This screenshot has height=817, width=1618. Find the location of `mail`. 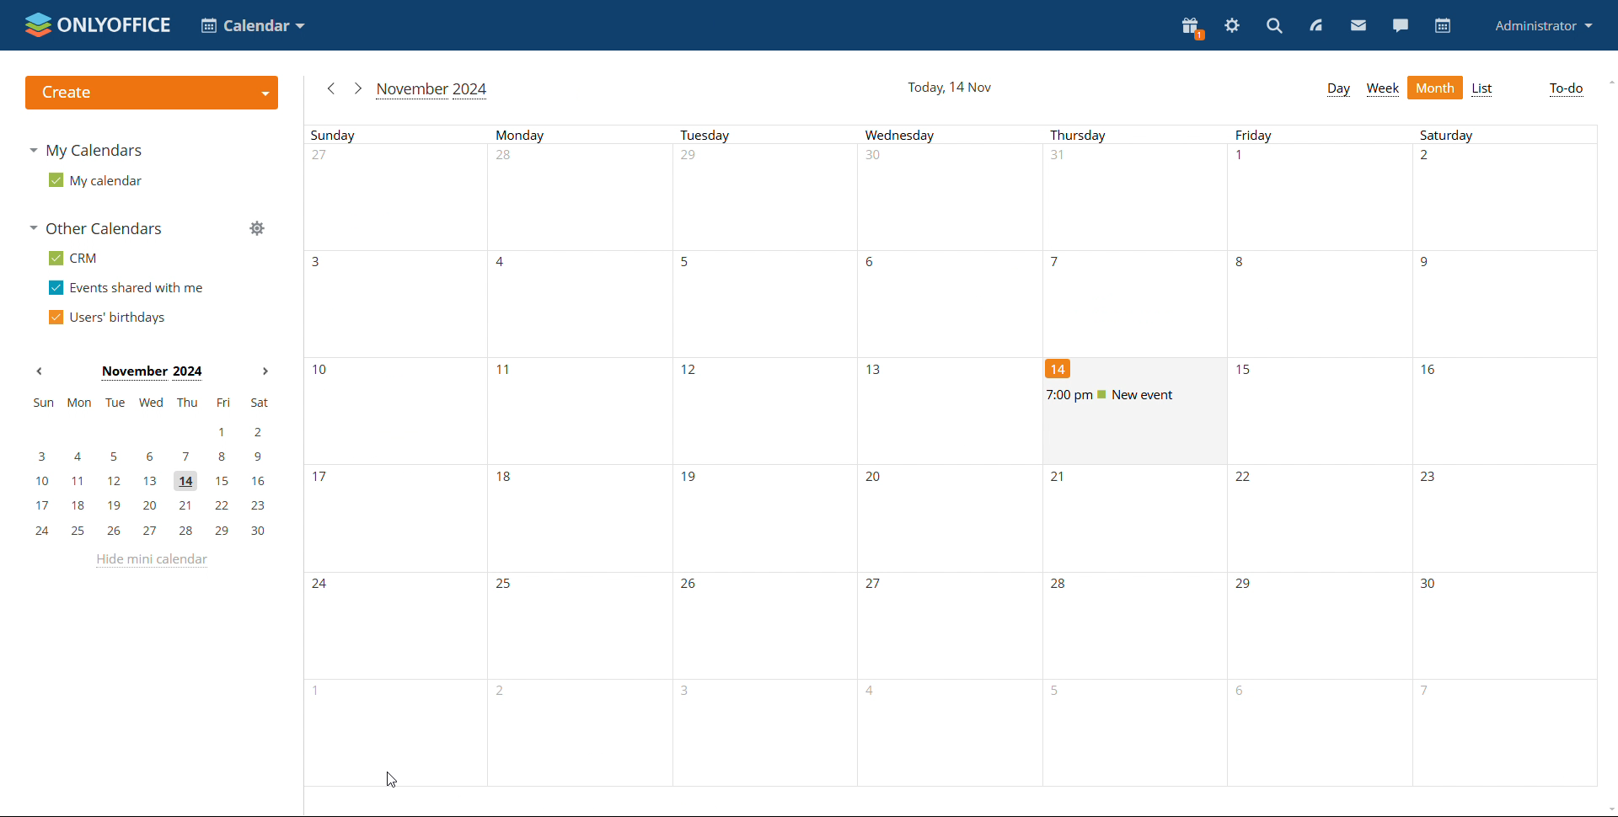

mail is located at coordinates (1358, 26).